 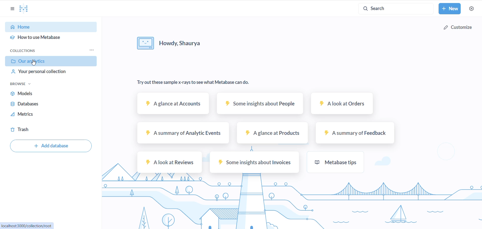 What do you see at coordinates (50, 27) in the screenshot?
I see `home` at bounding box center [50, 27].